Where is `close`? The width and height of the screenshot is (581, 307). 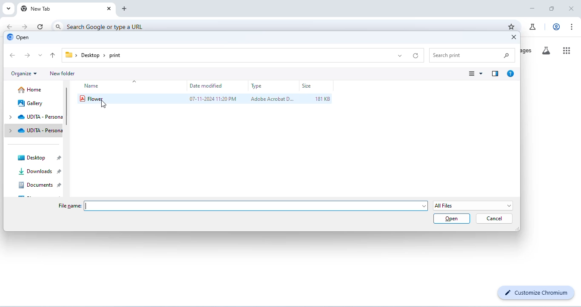
close is located at coordinates (572, 8).